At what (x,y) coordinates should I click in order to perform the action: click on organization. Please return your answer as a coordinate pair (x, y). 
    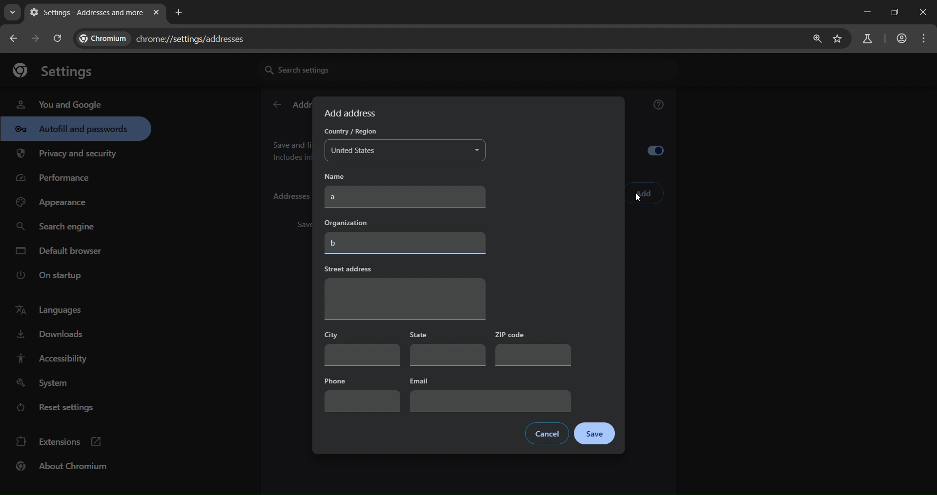
    Looking at the image, I should click on (349, 223).